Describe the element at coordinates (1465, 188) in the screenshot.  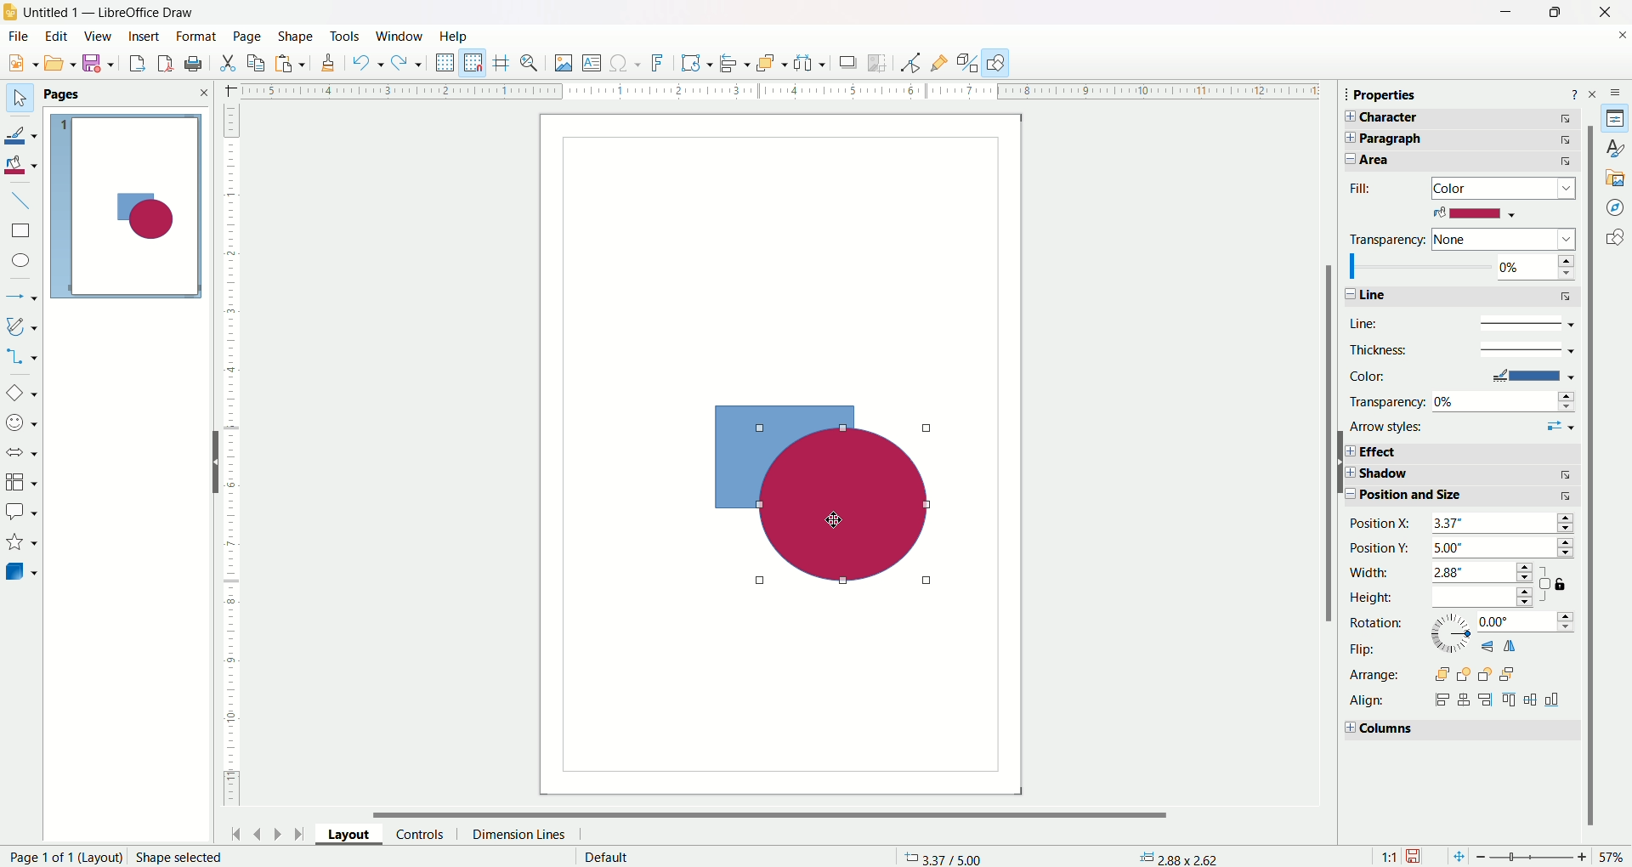
I see `fill` at that location.